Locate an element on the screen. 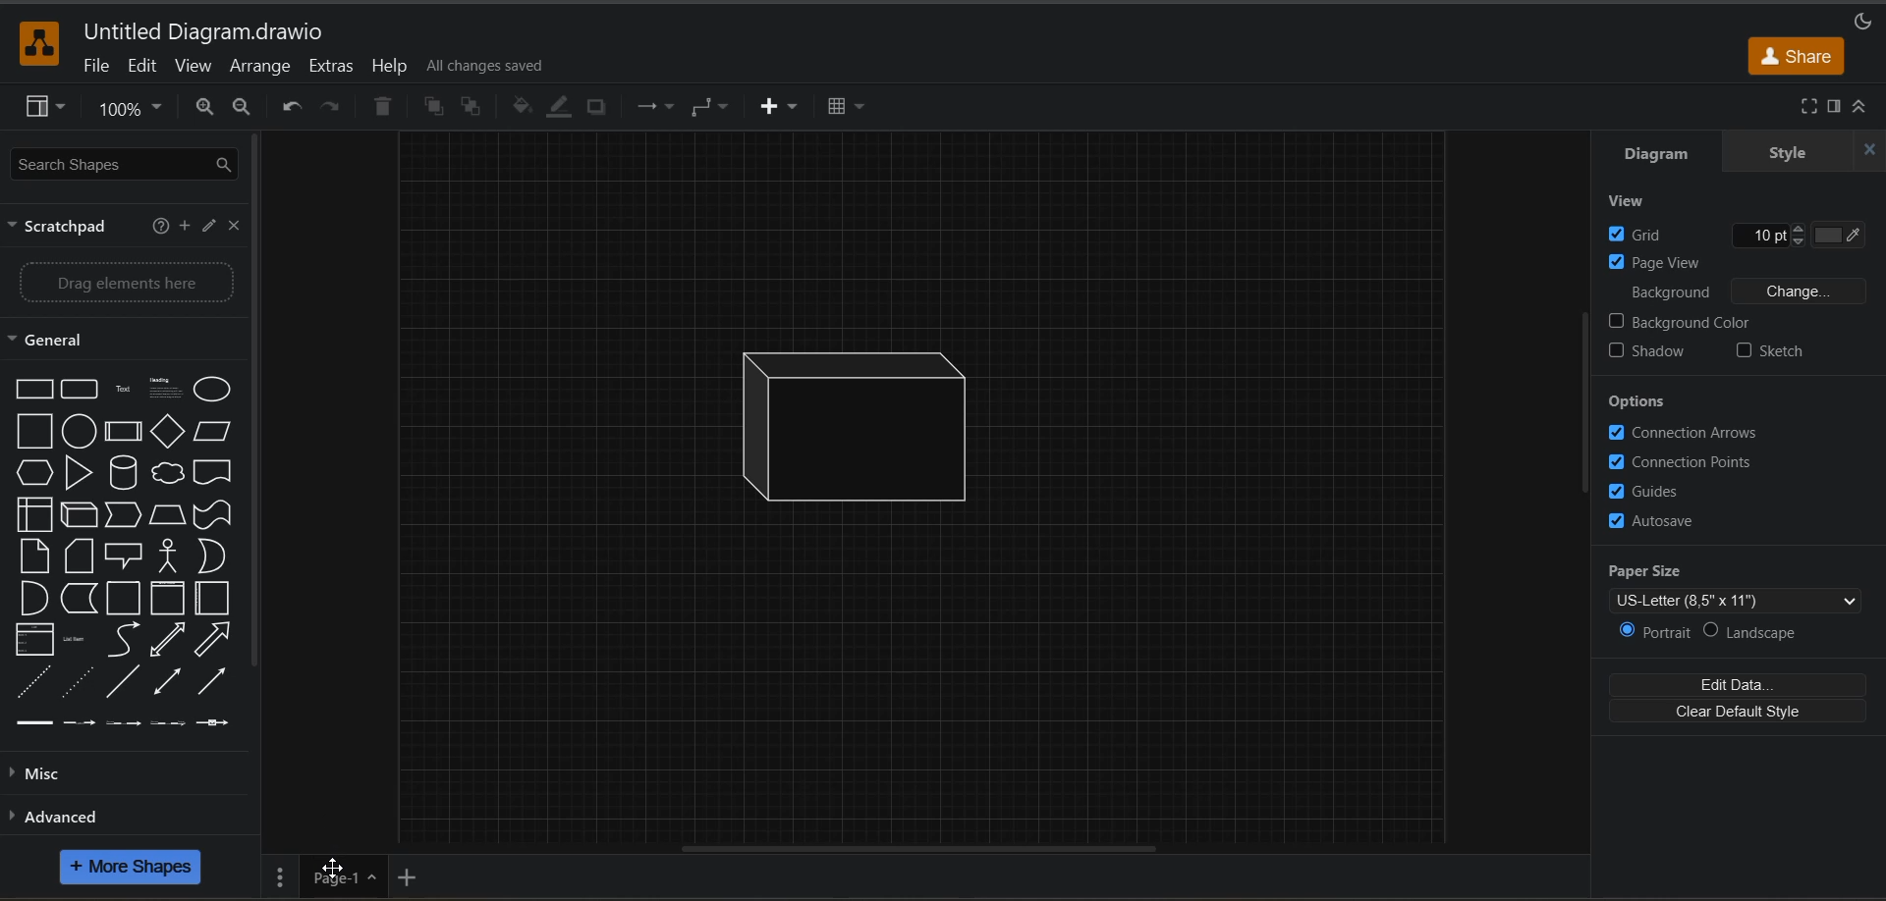 The height and width of the screenshot is (901, 1886). landscape is located at coordinates (1763, 632).